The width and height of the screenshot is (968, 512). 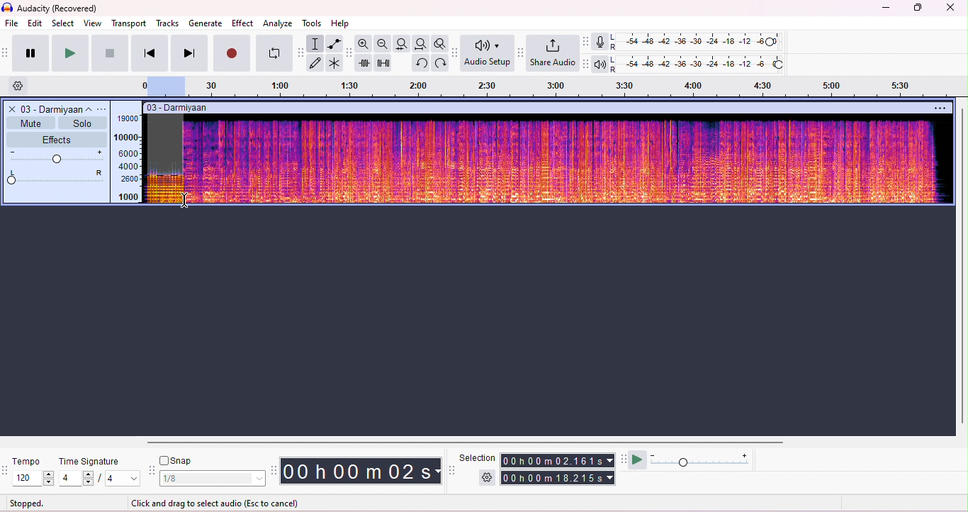 What do you see at coordinates (420, 44) in the screenshot?
I see `fit project to width` at bounding box center [420, 44].